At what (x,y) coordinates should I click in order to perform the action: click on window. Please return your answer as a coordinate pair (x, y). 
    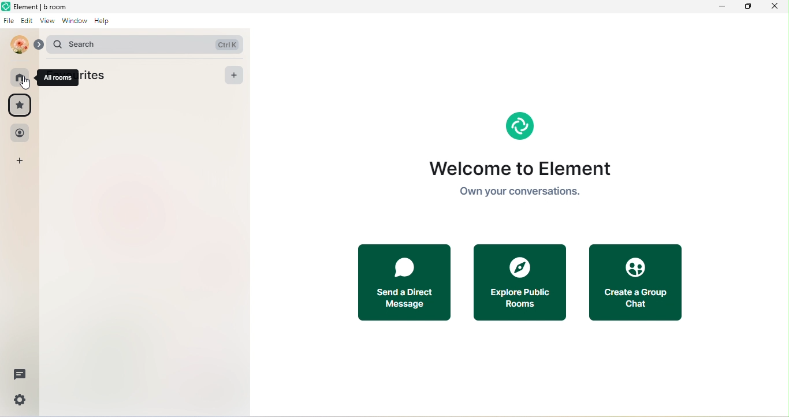
    Looking at the image, I should click on (74, 24).